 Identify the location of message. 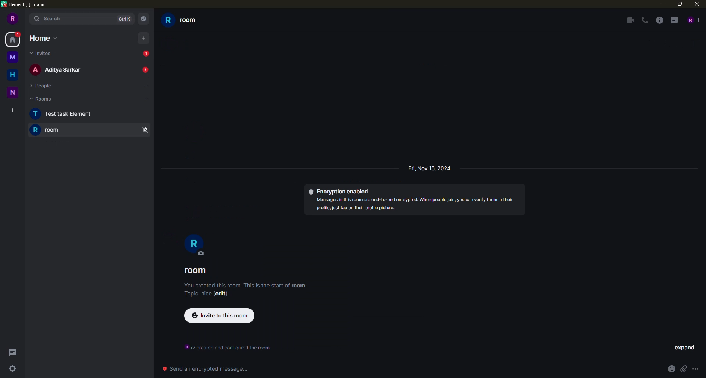
(13, 39).